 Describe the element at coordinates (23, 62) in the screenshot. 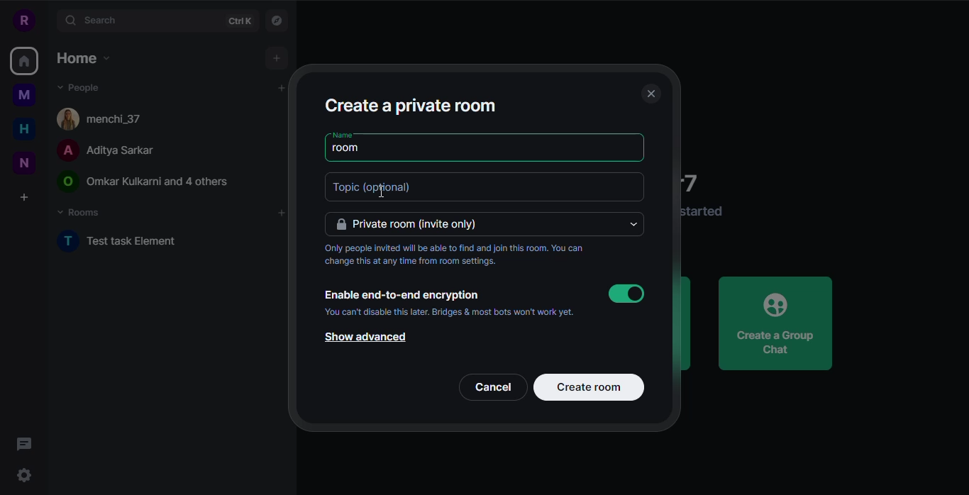

I see `home` at that location.